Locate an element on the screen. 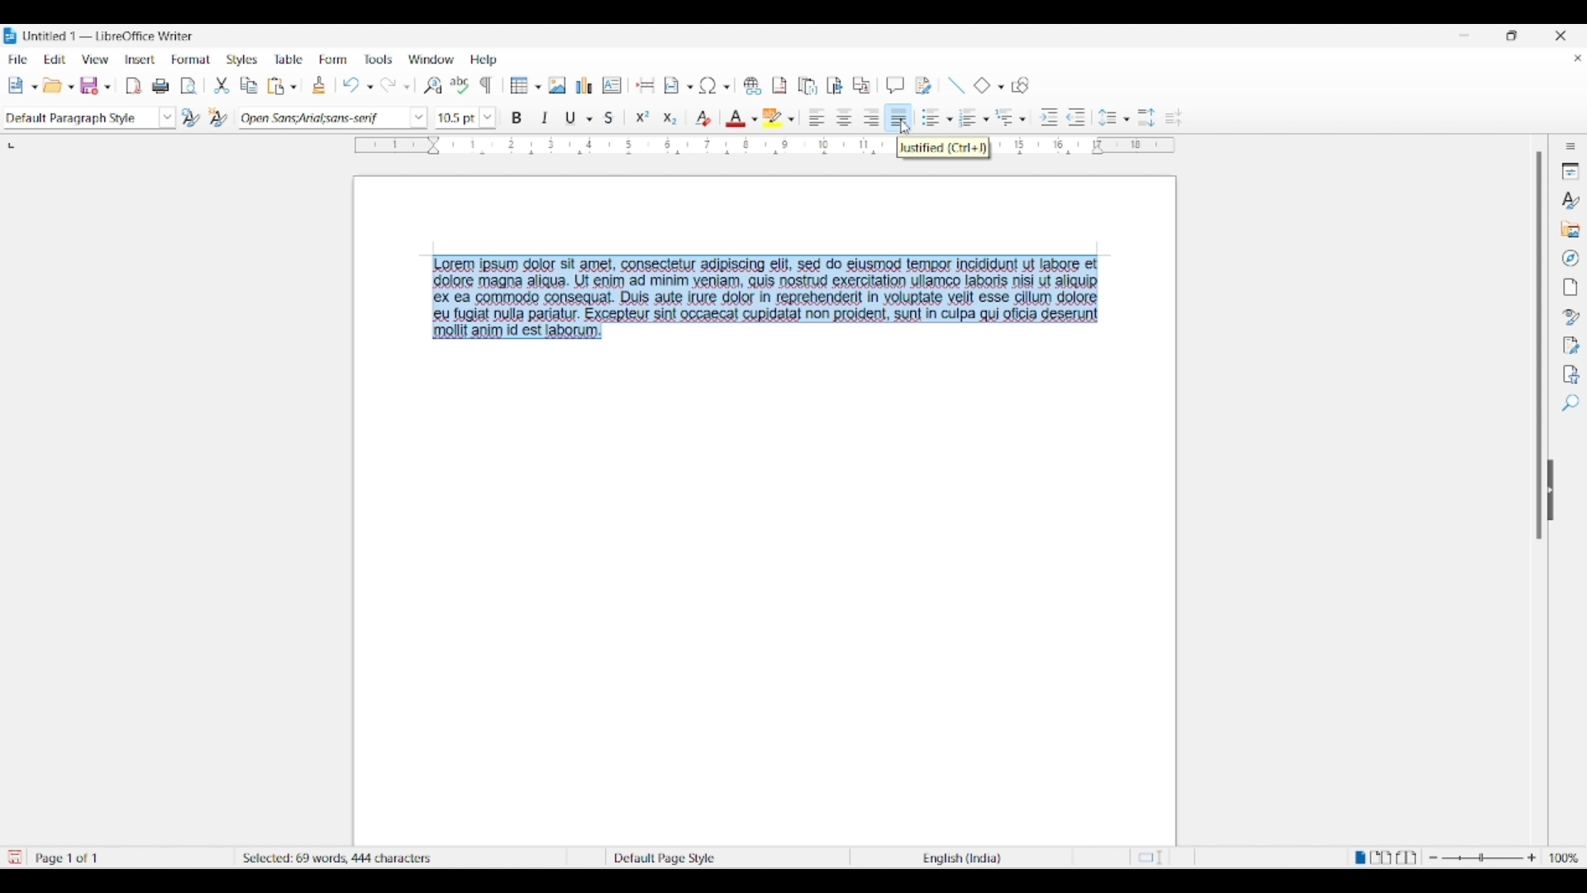 This screenshot has width=1587, height=893. Paste options is located at coordinates (293, 86).